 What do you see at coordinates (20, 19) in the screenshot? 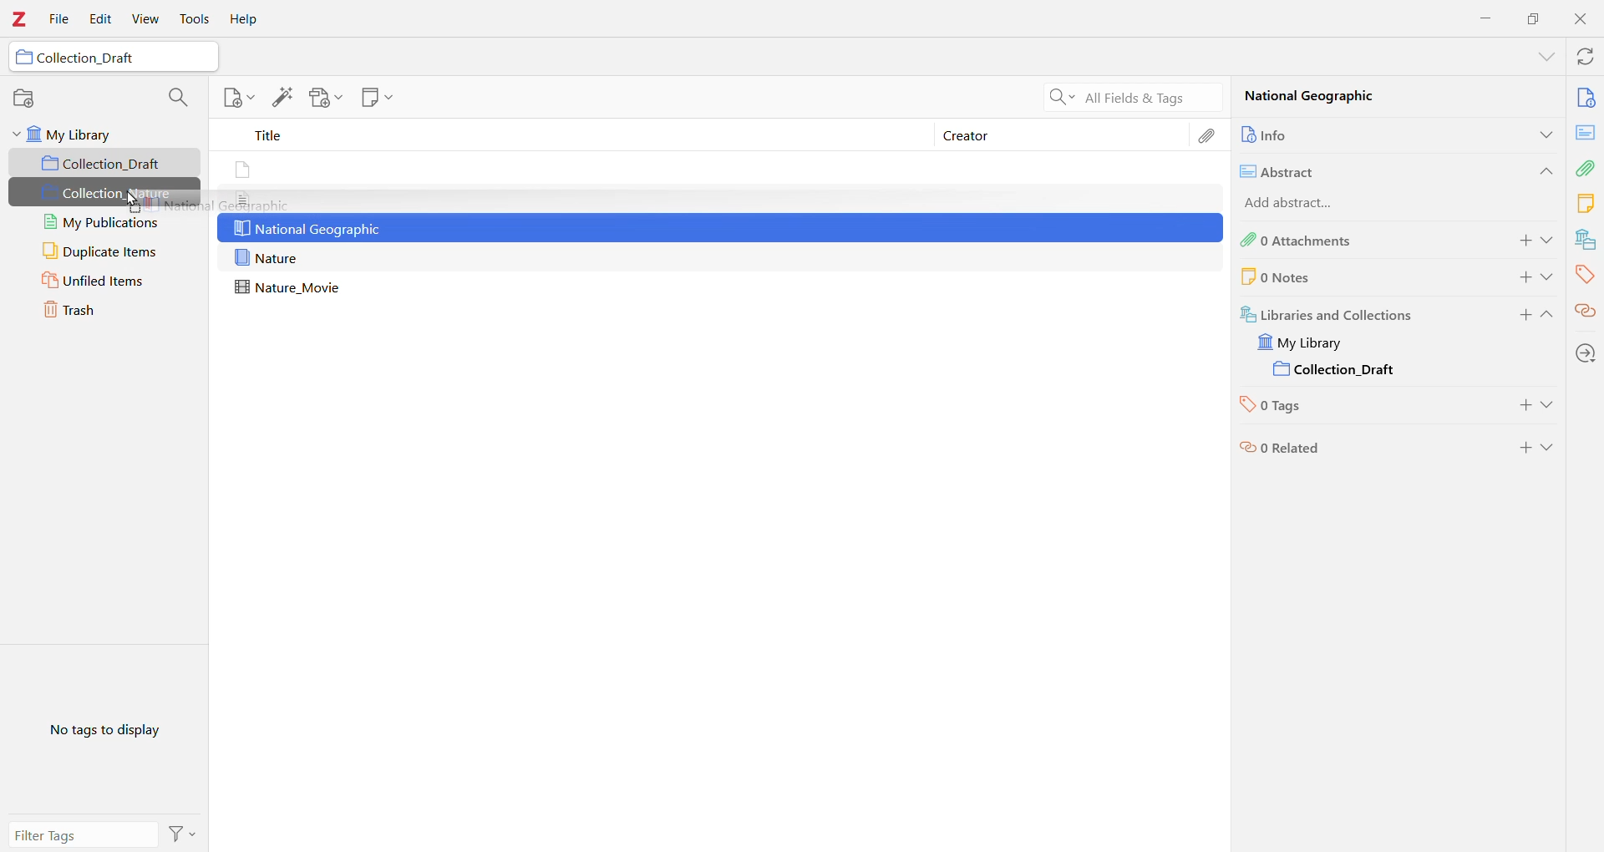
I see `Application Logo` at bounding box center [20, 19].